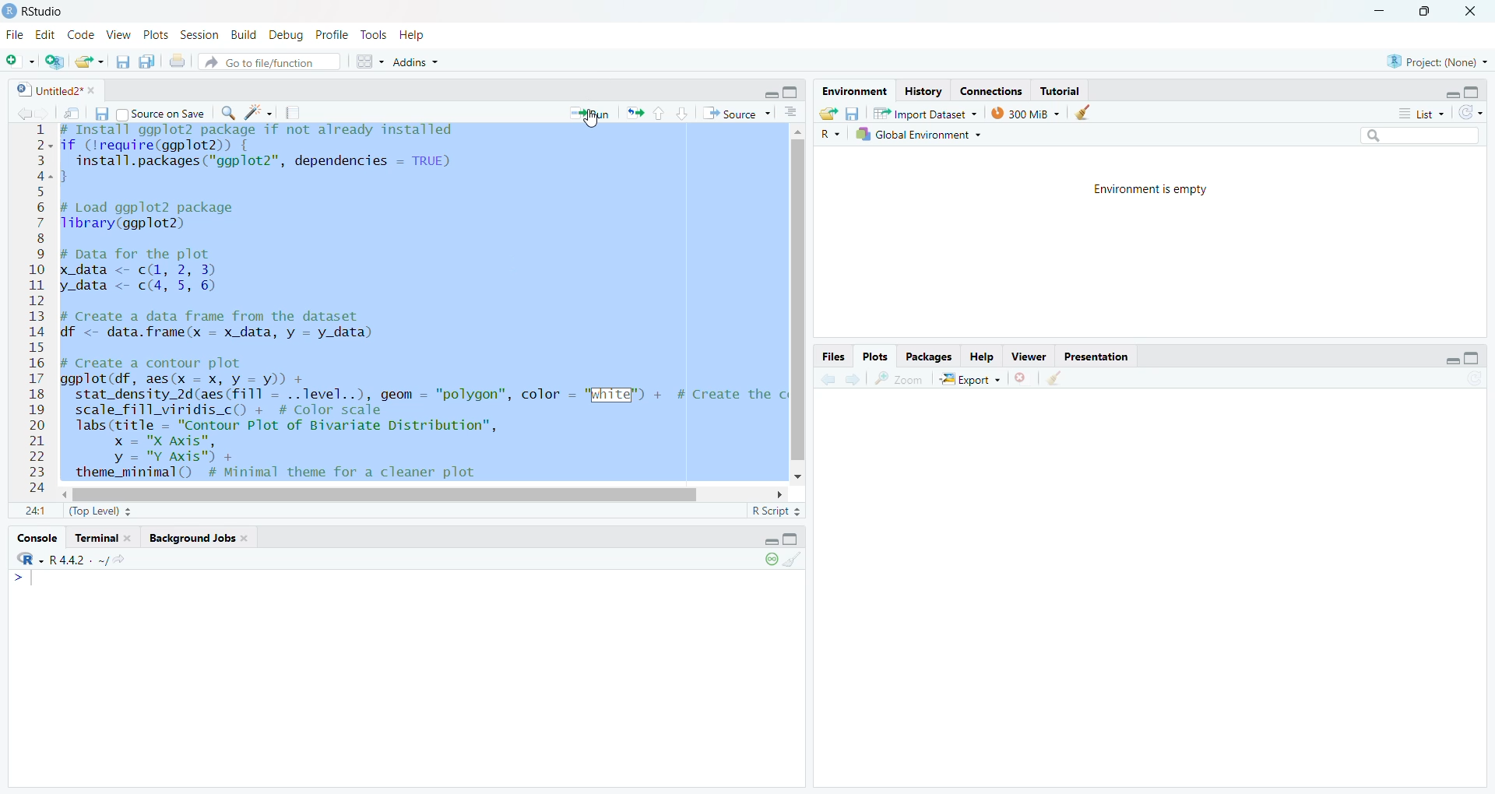 This screenshot has height=794, width=1495. Describe the element at coordinates (927, 114) in the screenshot. I see ` Import Dataset ` at that location.